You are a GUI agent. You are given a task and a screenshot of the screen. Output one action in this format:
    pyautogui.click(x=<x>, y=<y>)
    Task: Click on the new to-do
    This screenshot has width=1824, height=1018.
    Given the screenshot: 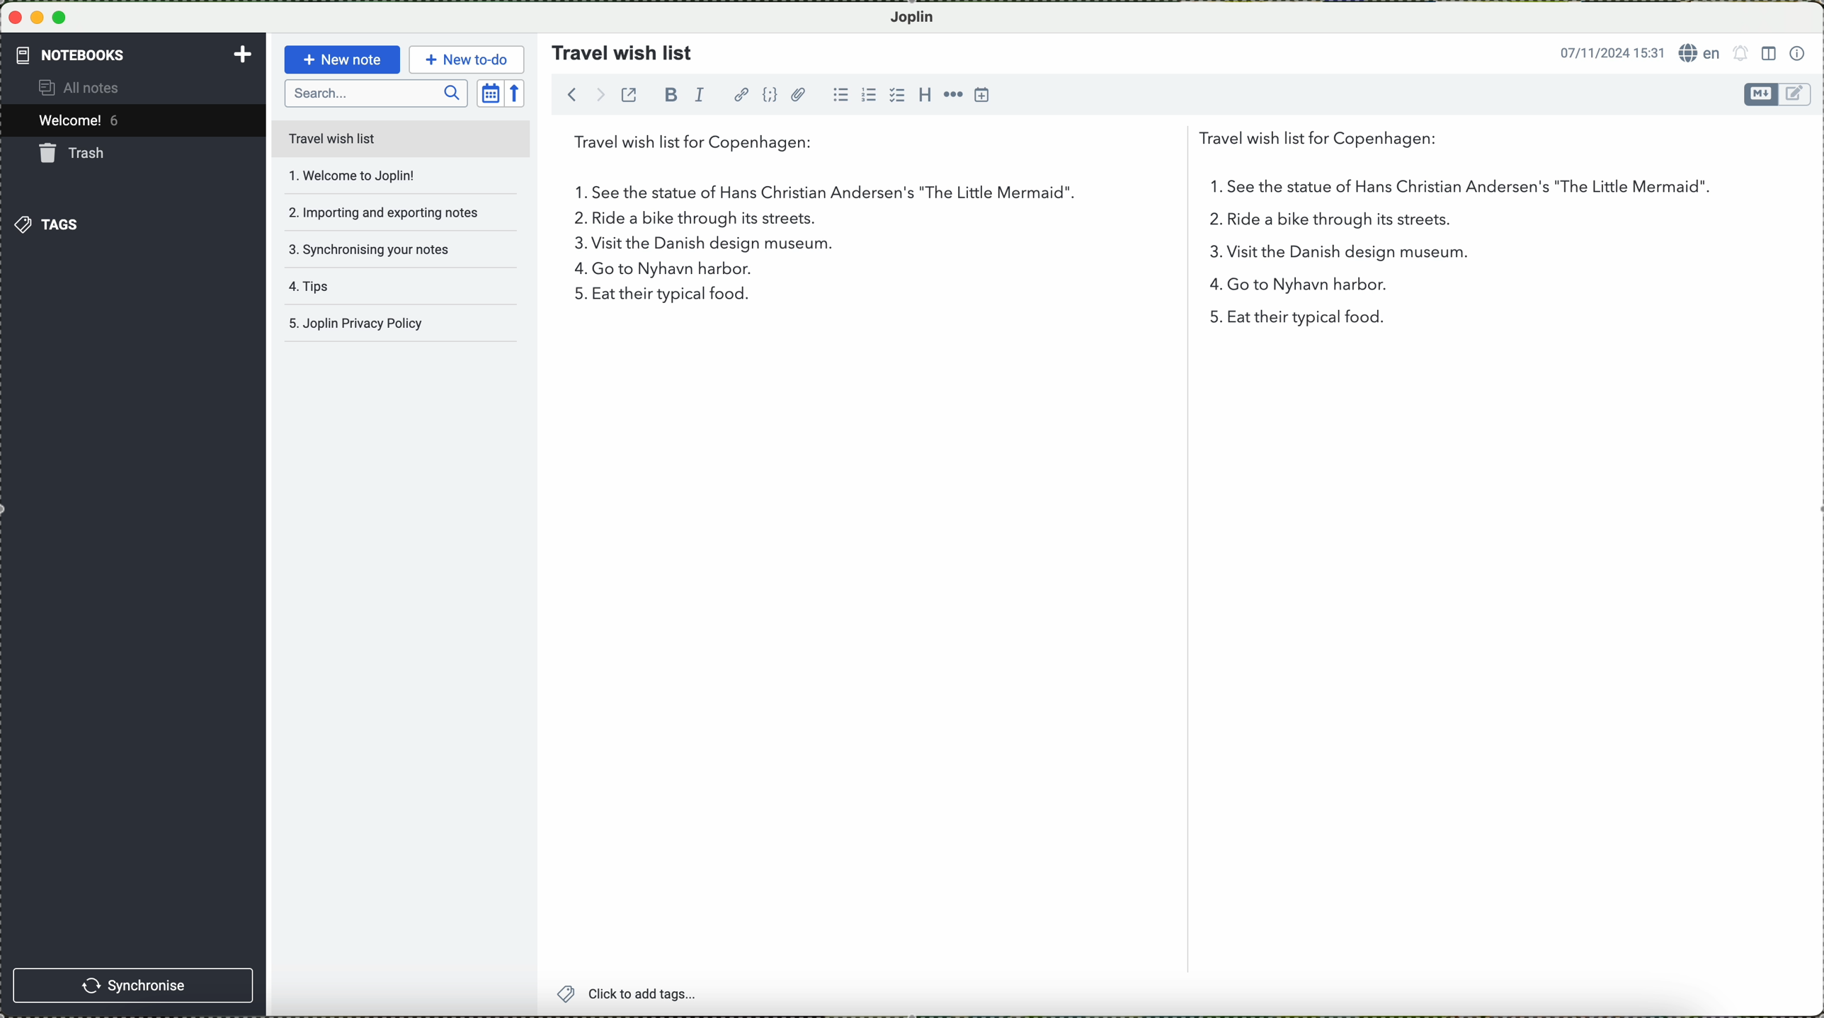 What is the action you would take?
    pyautogui.click(x=466, y=57)
    